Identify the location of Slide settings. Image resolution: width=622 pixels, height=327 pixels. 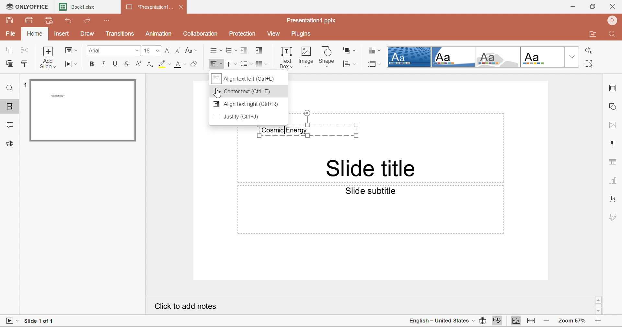
(613, 89).